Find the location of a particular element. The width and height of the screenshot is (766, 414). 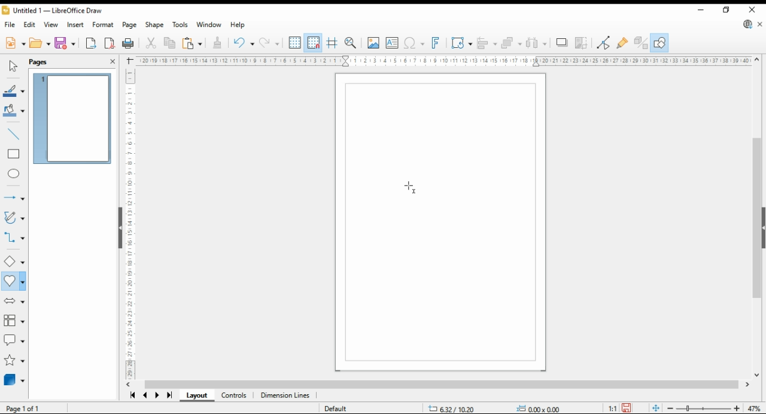

Page is located at coordinates (32, 408).